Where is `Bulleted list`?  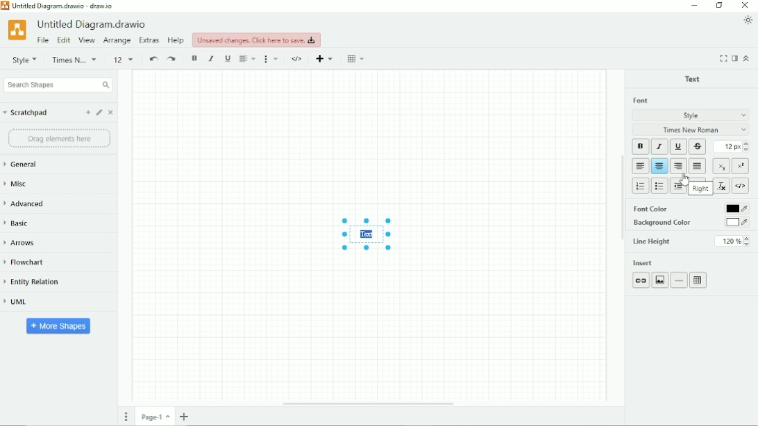
Bulleted list is located at coordinates (660, 186).